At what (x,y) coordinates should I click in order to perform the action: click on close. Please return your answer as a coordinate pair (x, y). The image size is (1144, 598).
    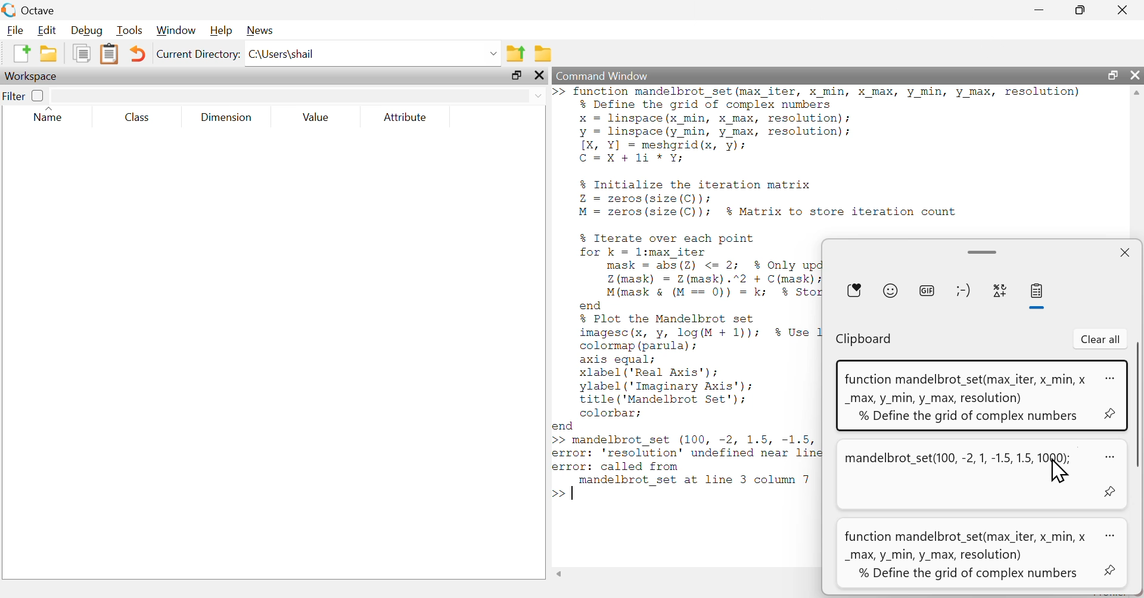
    Looking at the image, I should click on (540, 76).